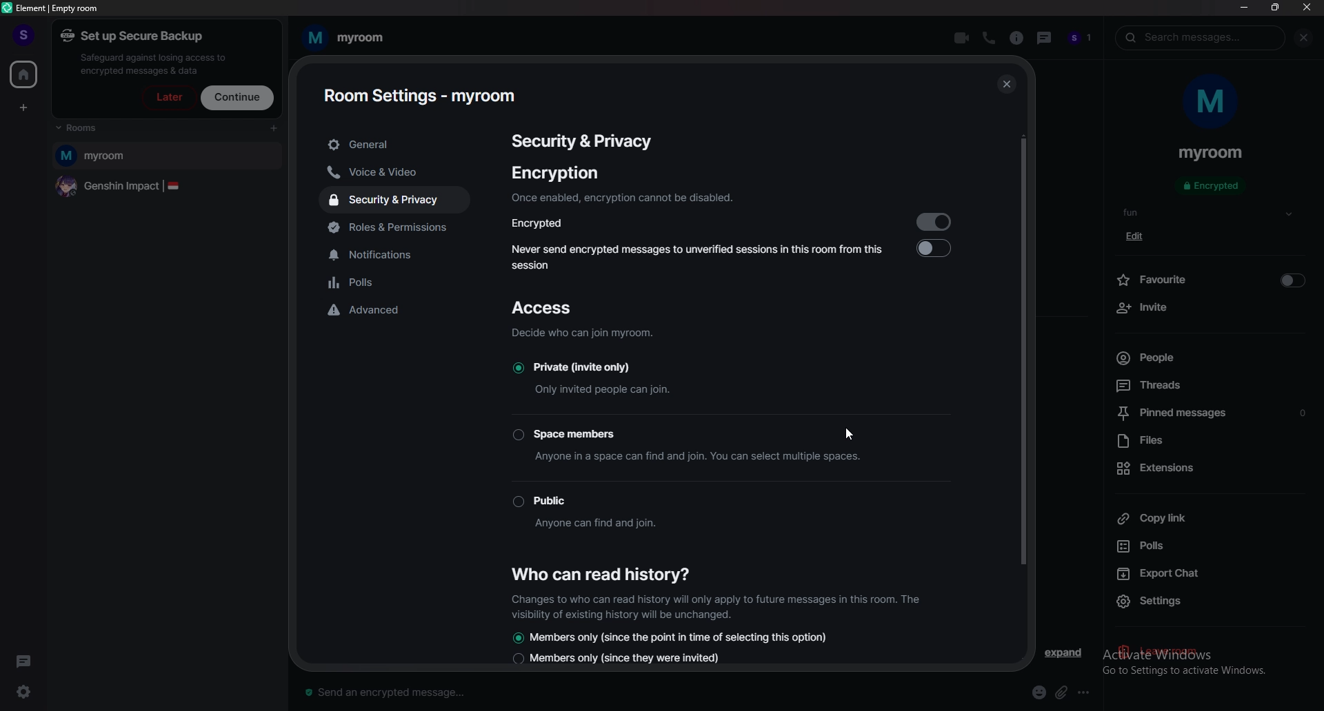  I want to click on Public Anyone can find and join., so click(619, 512).